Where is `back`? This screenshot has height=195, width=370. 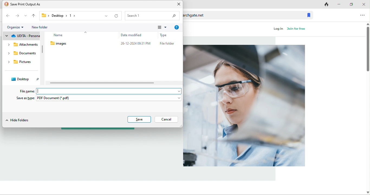 back is located at coordinates (7, 16).